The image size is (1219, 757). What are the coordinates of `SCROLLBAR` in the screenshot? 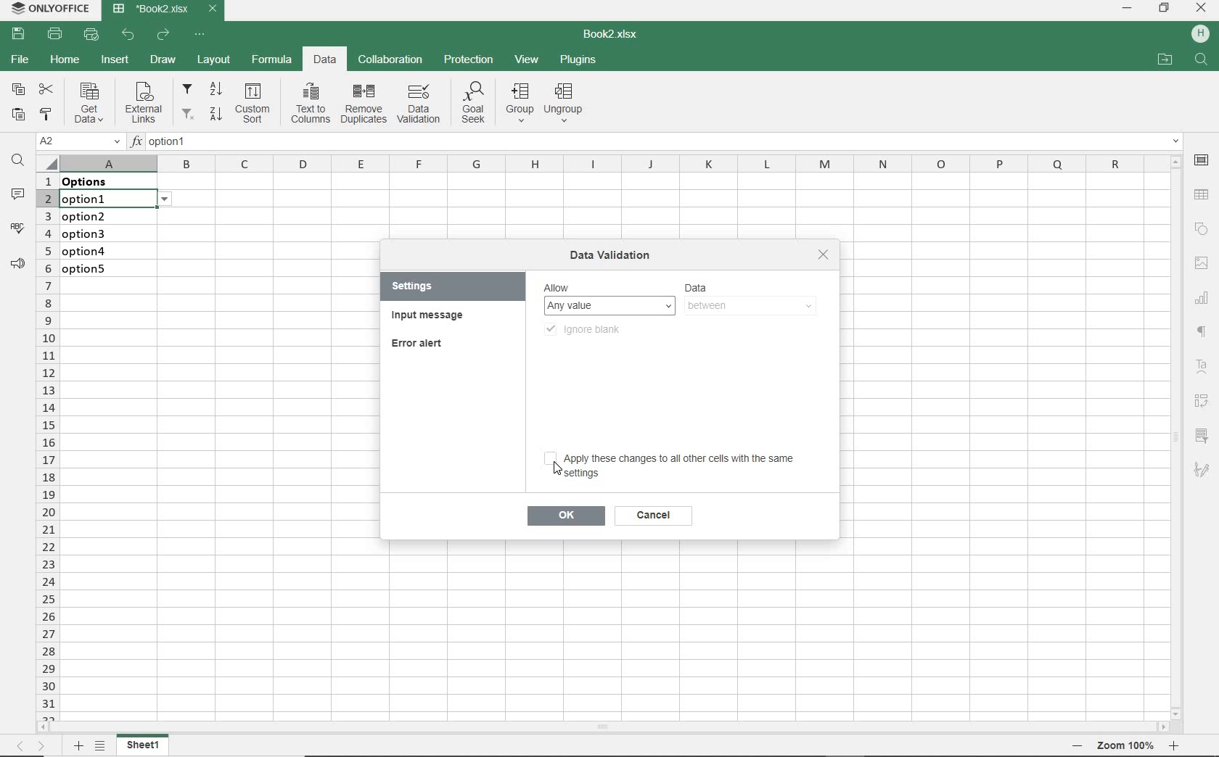 It's located at (1176, 437).